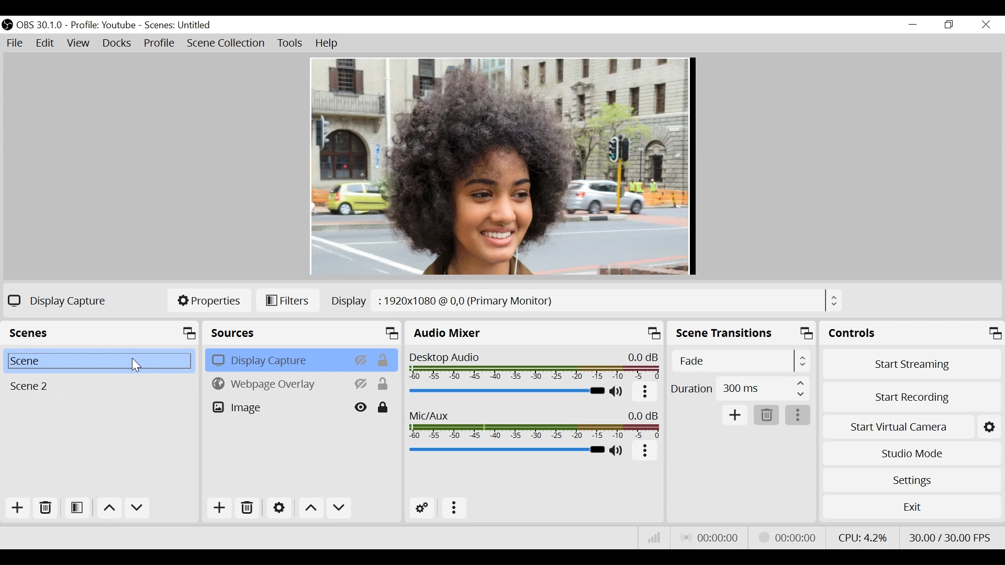 The image size is (1005, 565). Describe the element at coordinates (950, 537) in the screenshot. I see `Frame Per Second` at that location.